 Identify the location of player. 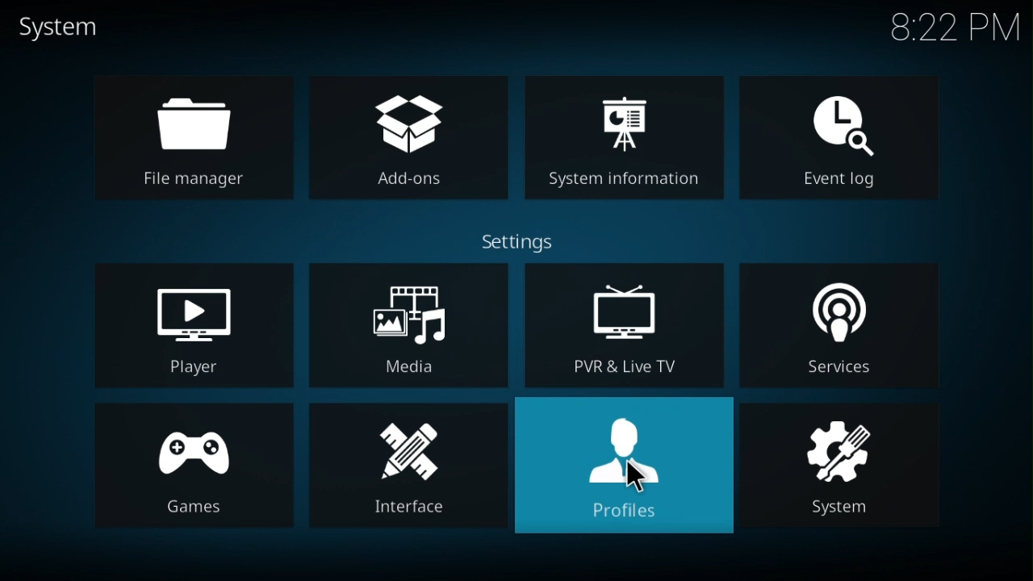
(187, 324).